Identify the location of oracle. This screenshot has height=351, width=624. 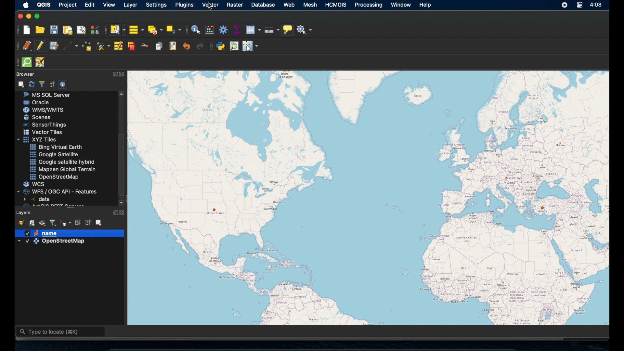
(37, 102).